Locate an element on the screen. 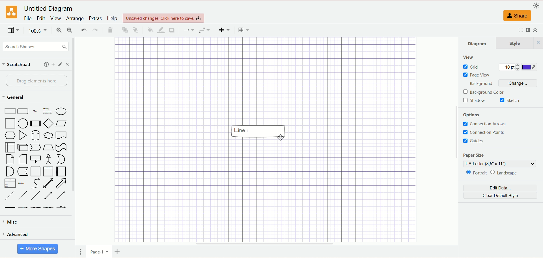 This screenshot has height=258, width=543. search shapes is located at coordinates (34, 46).